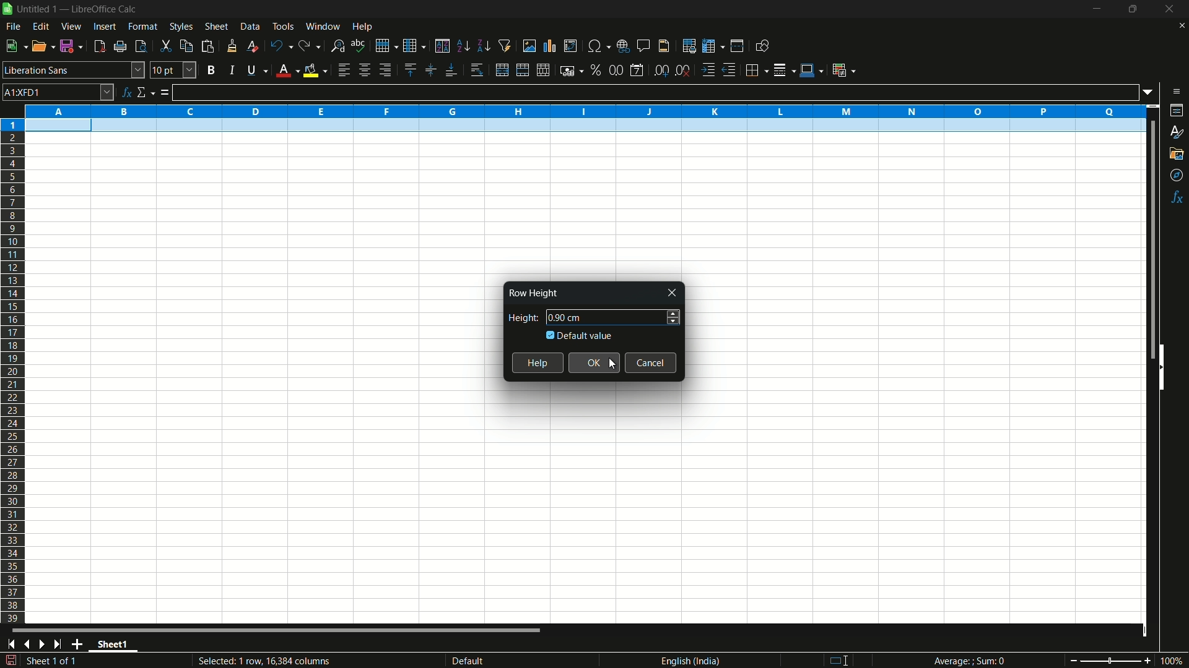 This screenshot has width=1189, height=668. What do you see at coordinates (664, 46) in the screenshot?
I see `header and footer` at bounding box center [664, 46].